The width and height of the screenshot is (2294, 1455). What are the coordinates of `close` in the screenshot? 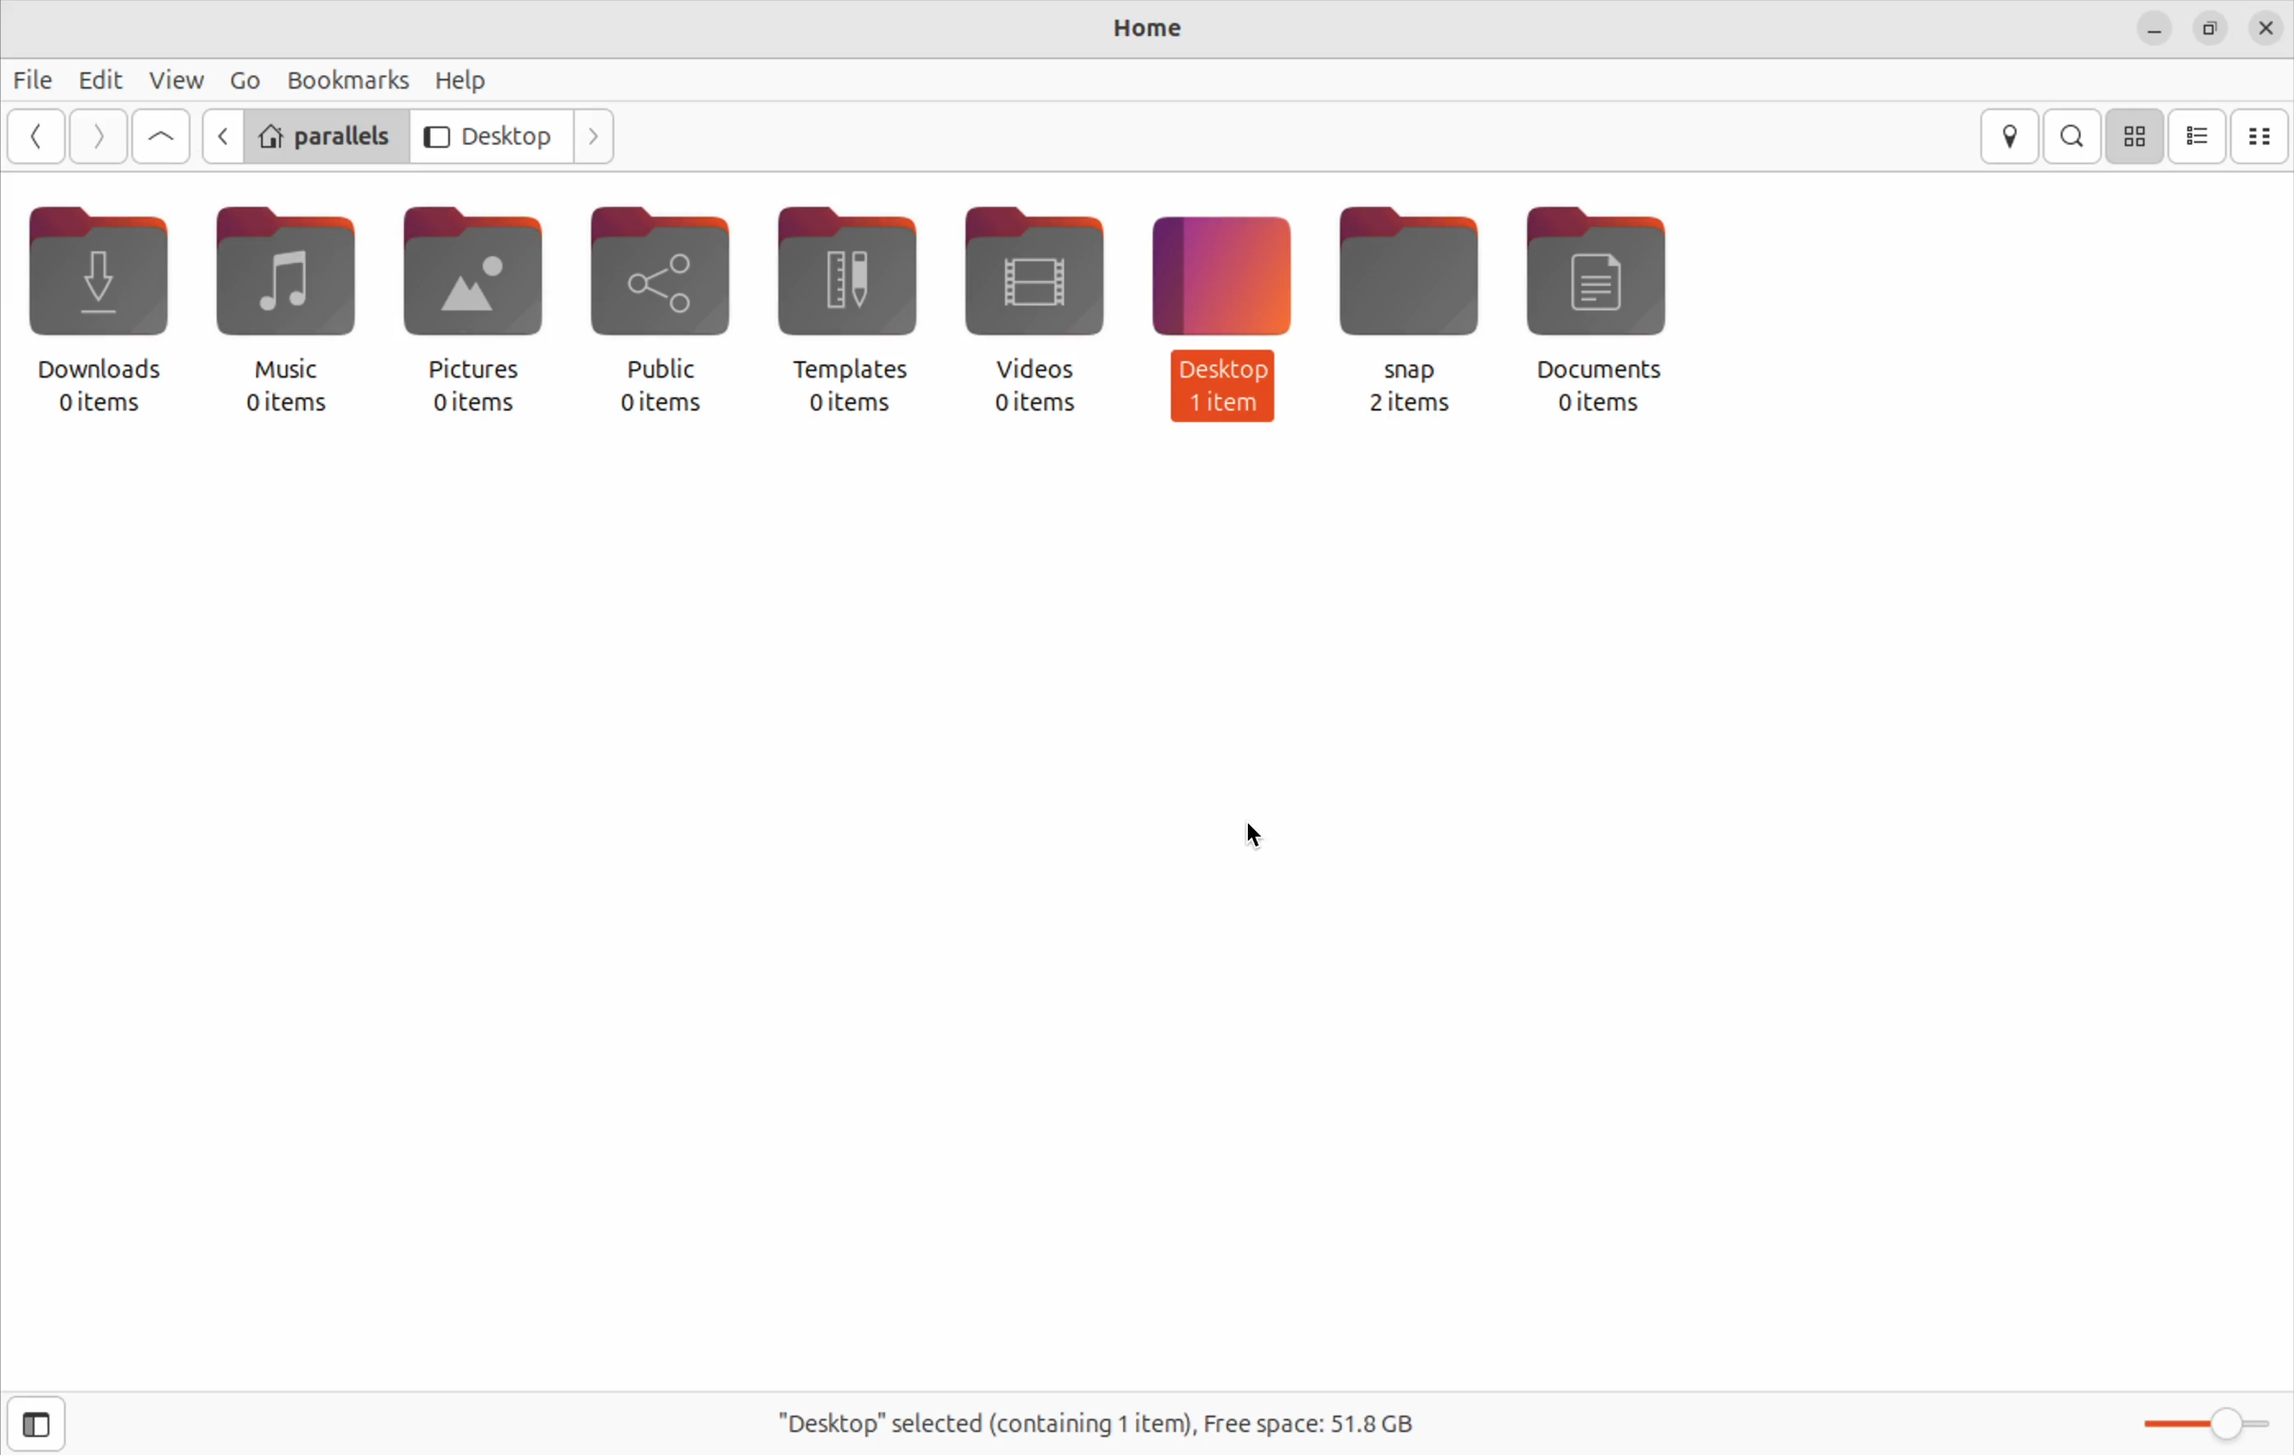 It's located at (2266, 30).